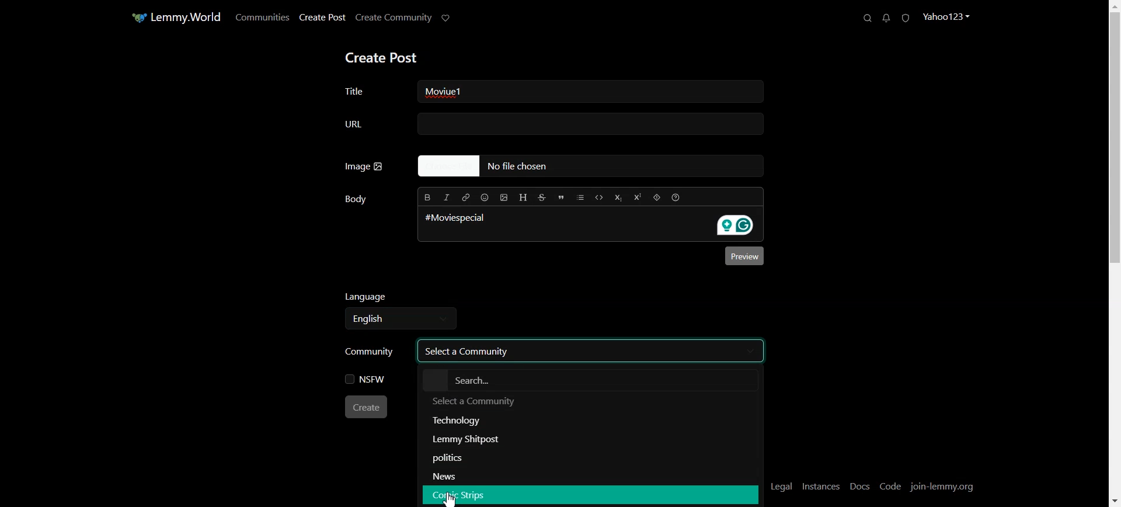  What do you see at coordinates (541, 196) in the screenshot?
I see `Strikethrough` at bounding box center [541, 196].